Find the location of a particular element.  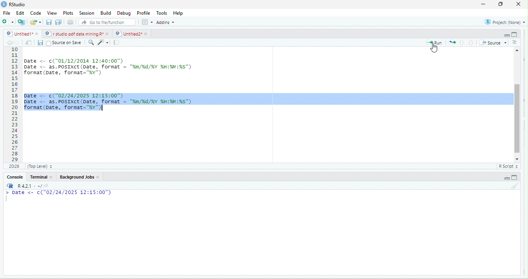

hide r script is located at coordinates (506, 178).